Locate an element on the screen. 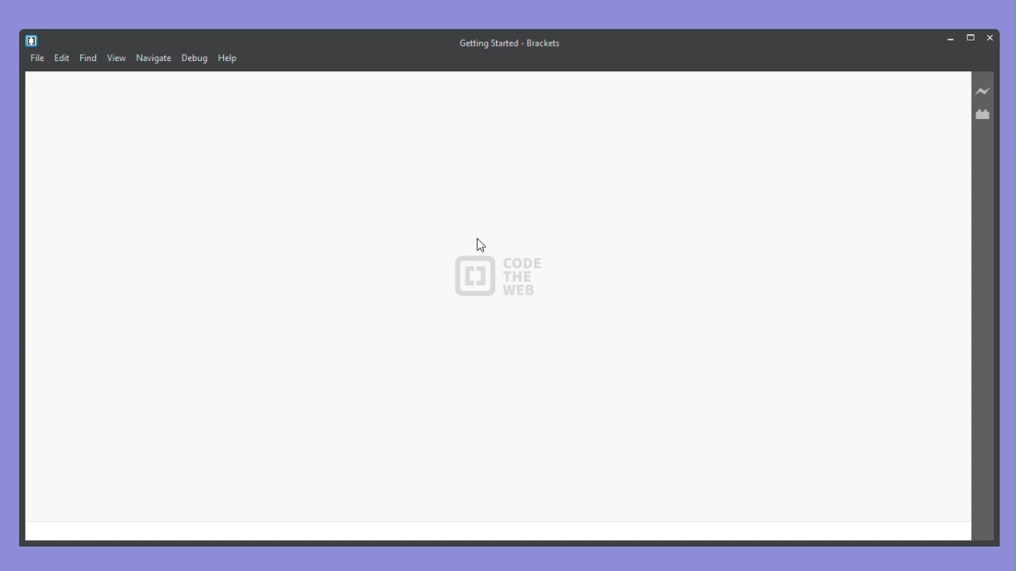  Minimise is located at coordinates (948, 38).